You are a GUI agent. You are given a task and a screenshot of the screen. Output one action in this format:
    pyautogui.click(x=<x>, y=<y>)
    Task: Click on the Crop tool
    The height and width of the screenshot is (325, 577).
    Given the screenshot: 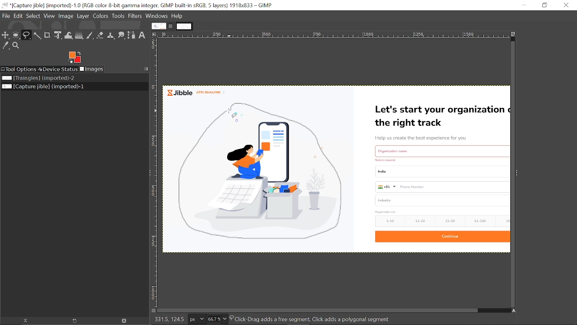 What is the action you would take?
    pyautogui.click(x=47, y=35)
    